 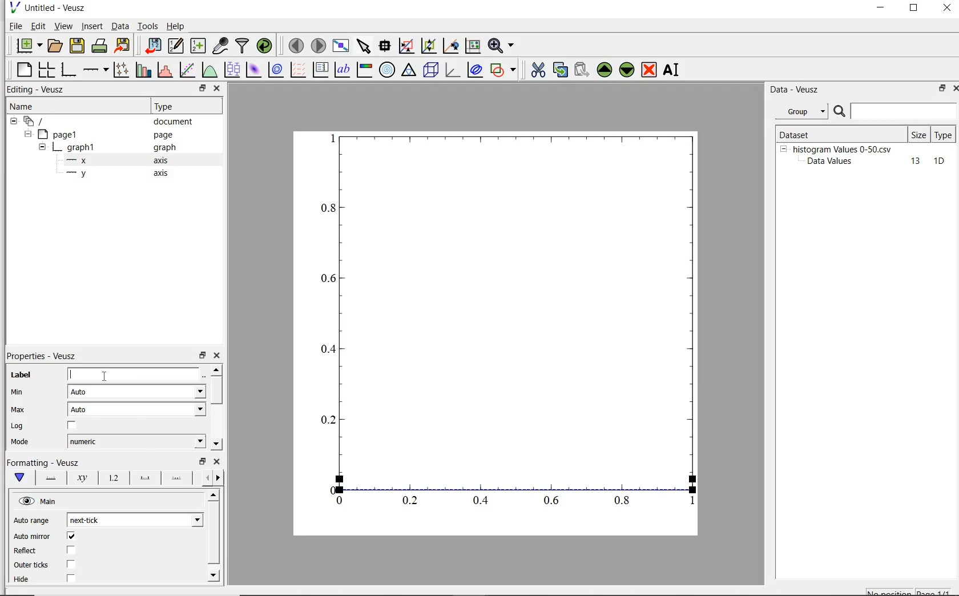 I want to click on arrange graphs in a grid , so click(x=48, y=68).